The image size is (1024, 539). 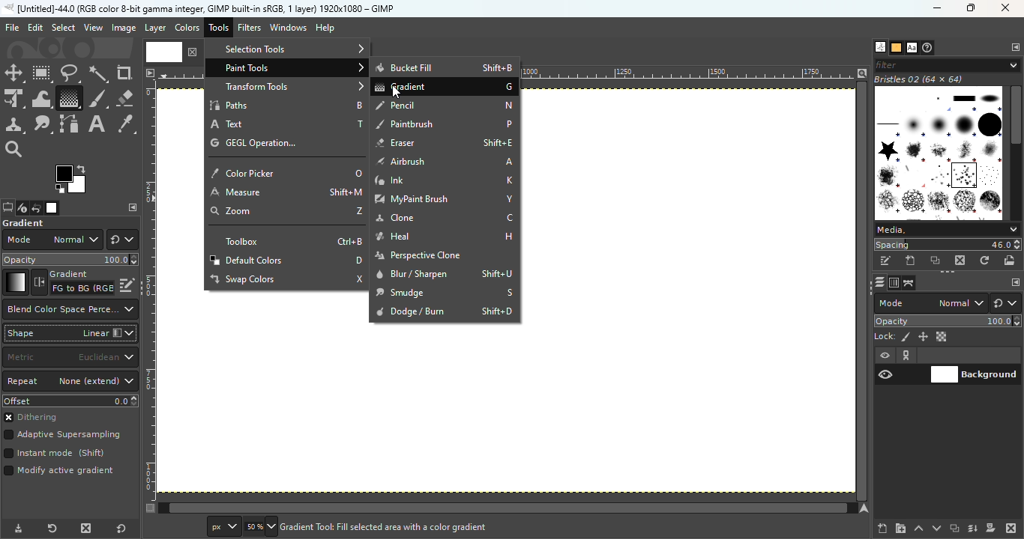 What do you see at coordinates (878, 282) in the screenshot?
I see `Open the layers dialog` at bounding box center [878, 282].